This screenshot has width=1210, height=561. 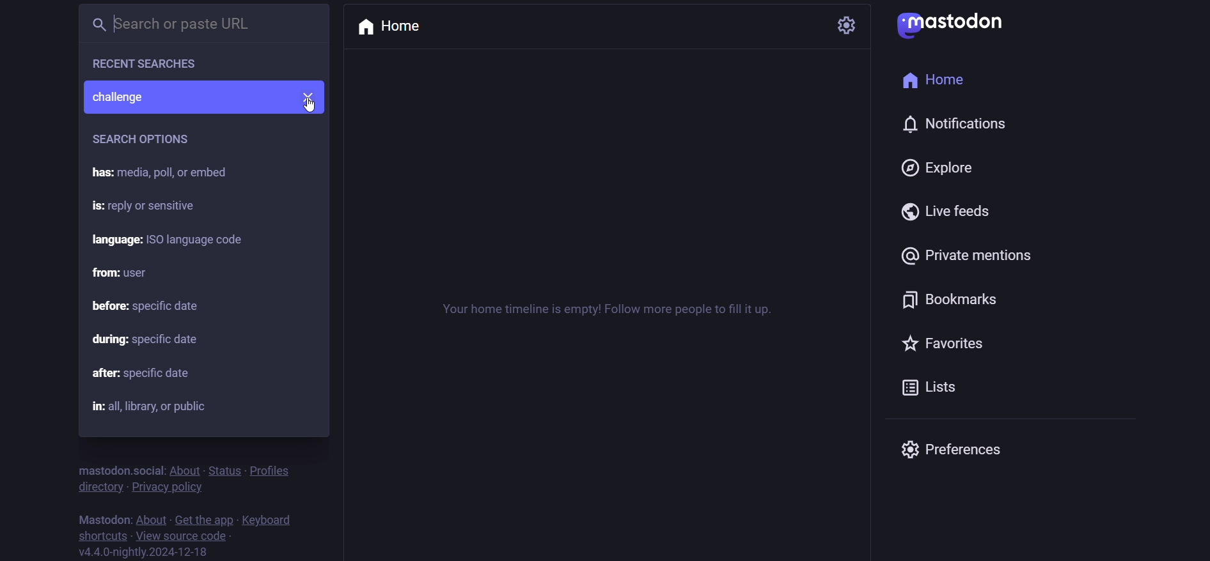 What do you see at coordinates (609, 316) in the screenshot?
I see `instruction` at bounding box center [609, 316].